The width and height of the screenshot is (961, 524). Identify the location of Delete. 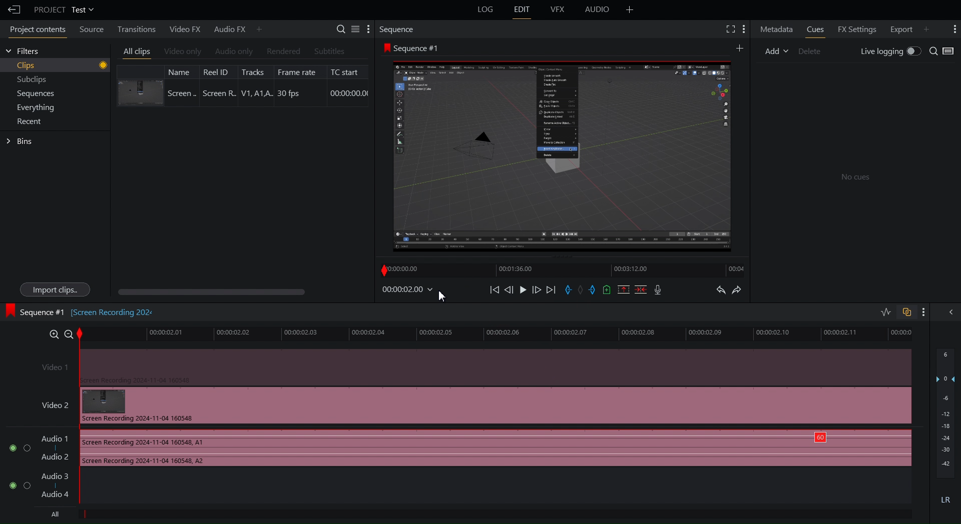
(814, 50).